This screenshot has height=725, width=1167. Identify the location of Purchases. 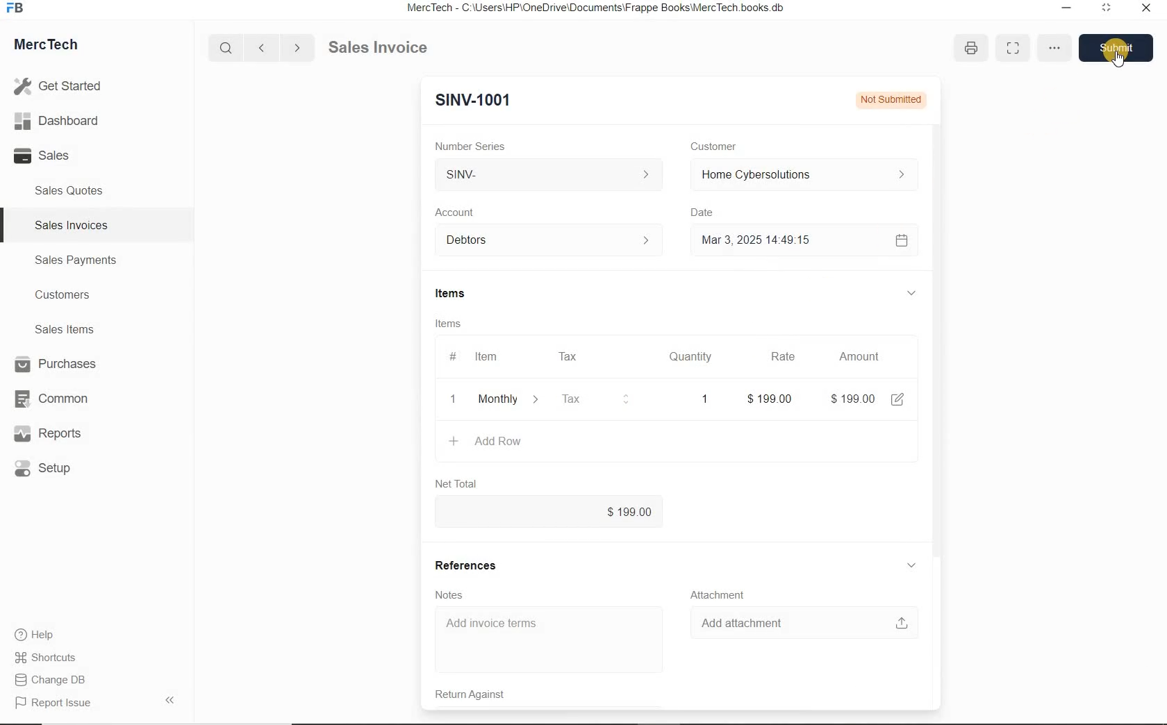
(58, 365).